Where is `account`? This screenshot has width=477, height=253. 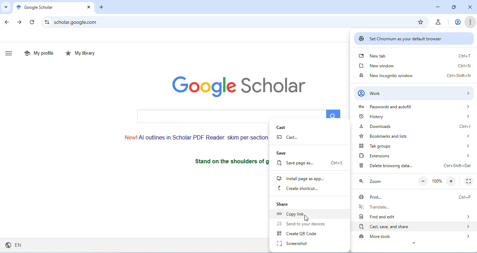 account is located at coordinates (457, 21).